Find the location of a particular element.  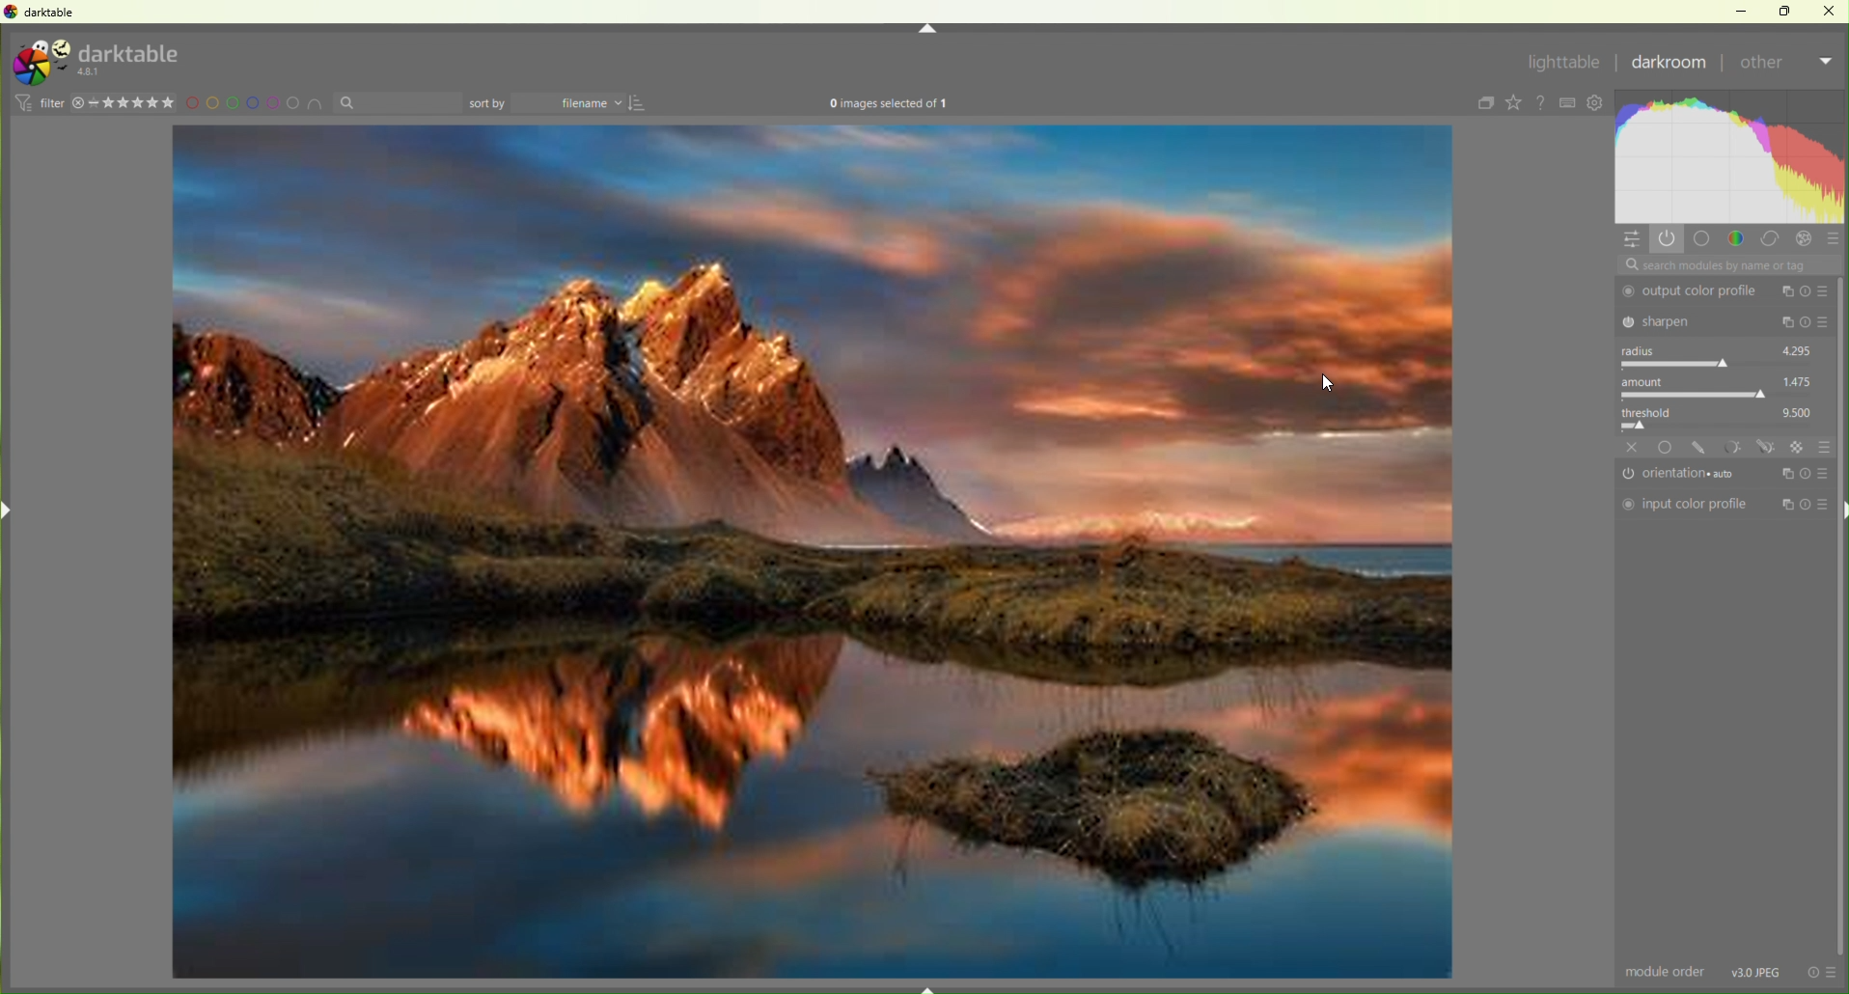

copy, reset and presets is located at coordinates (1806, 506).